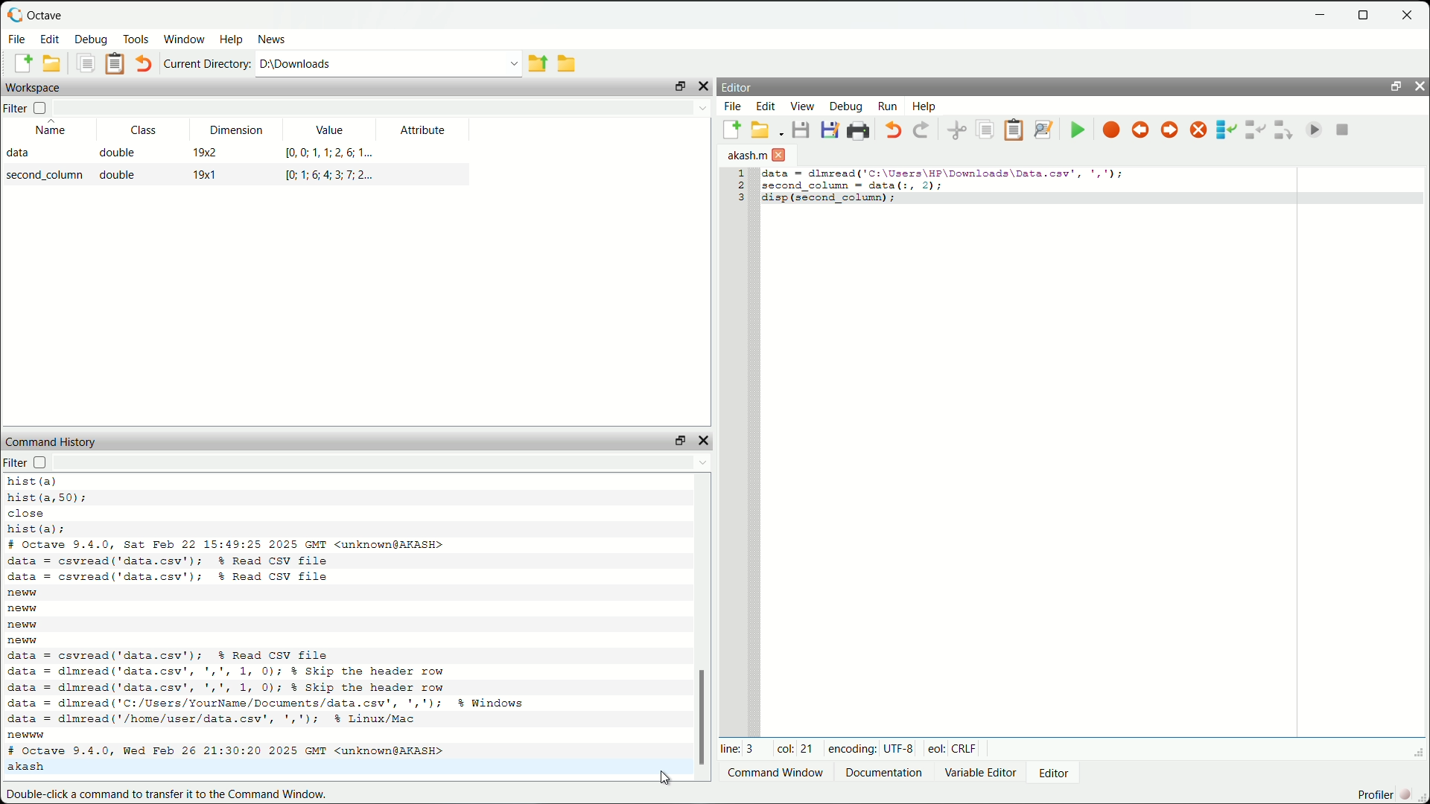 The image size is (1430, 804). What do you see at coordinates (1420, 86) in the screenshot?
I see `hide widget` at bounding box center [1420, 86].